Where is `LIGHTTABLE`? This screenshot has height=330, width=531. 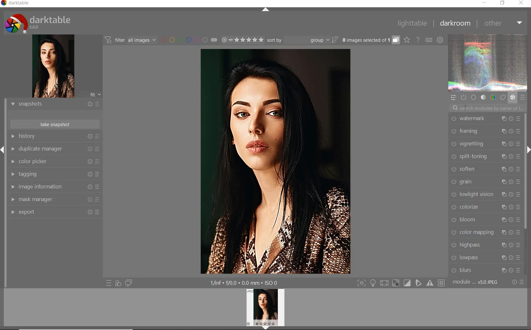
LIGHTTABLE is located at coordinates (412, 24).